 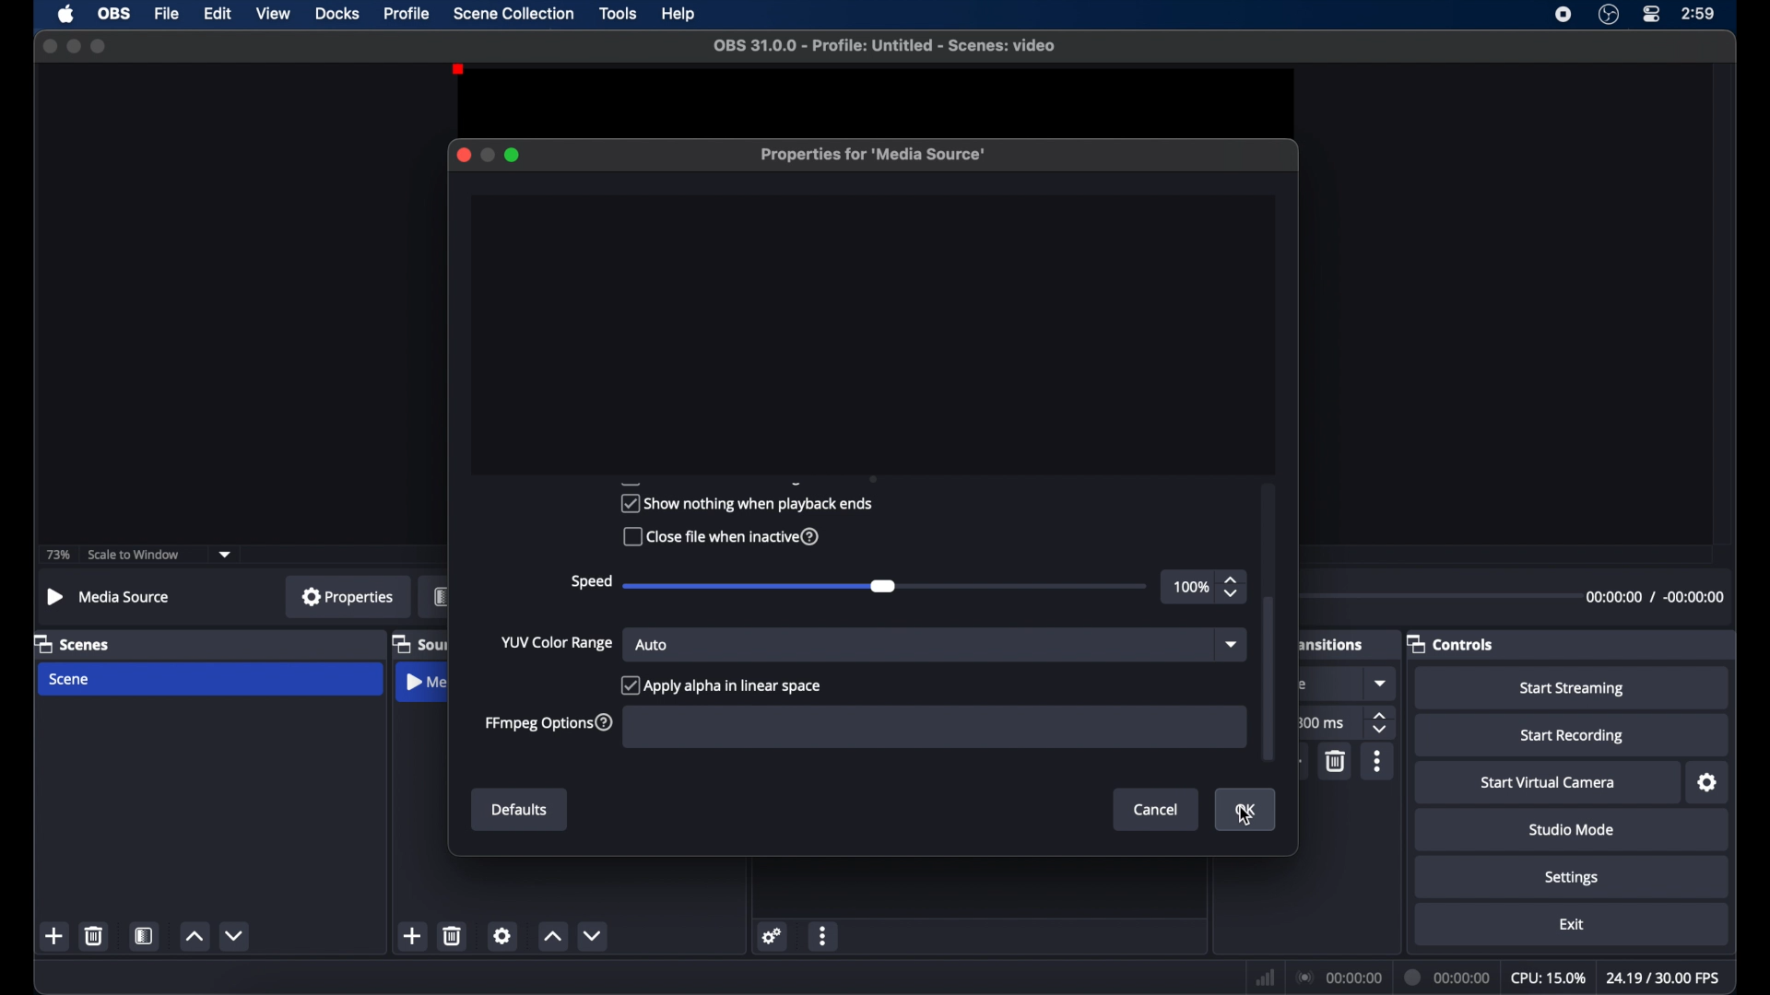 I want to click on timestamp, so click(x=1658, y=596).